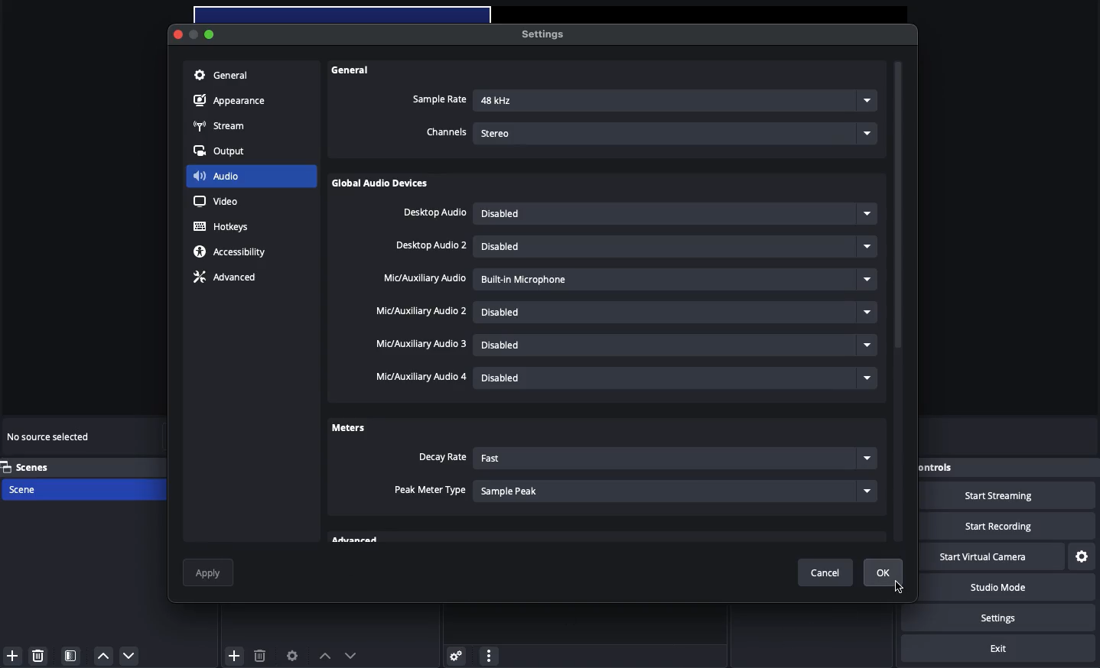 This screenshot has height=668, width=1100. What do you see at coordinates (991, 557) in the screenshot?
I see `Start virtual camera` at bounding box center [991, 557].